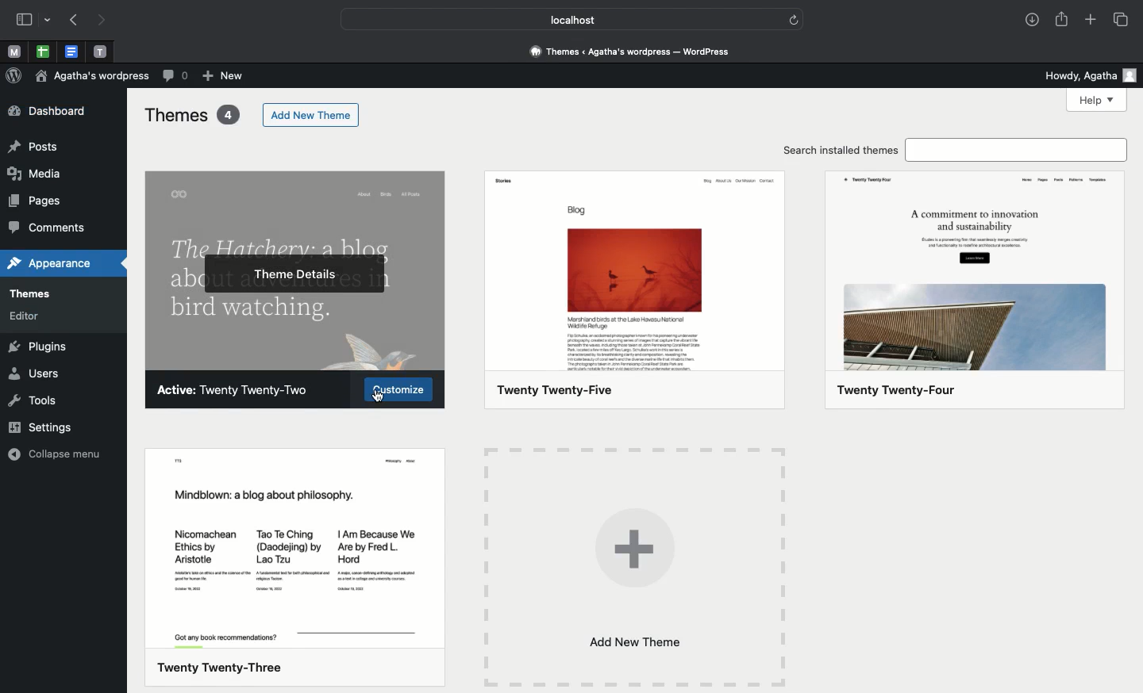  Describe the element at coordinates (398, 389) in the screenshot. I see `Customize` at that location.